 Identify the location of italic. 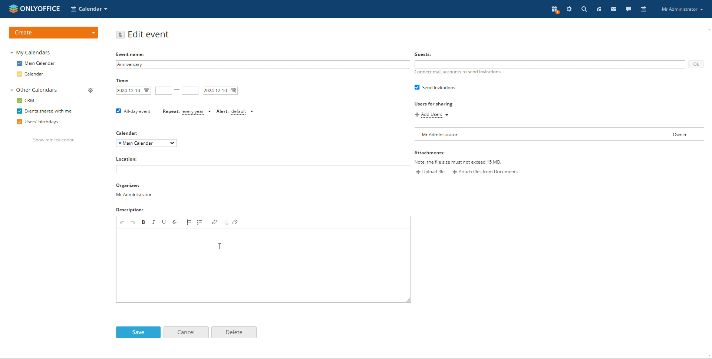
(154, 222).